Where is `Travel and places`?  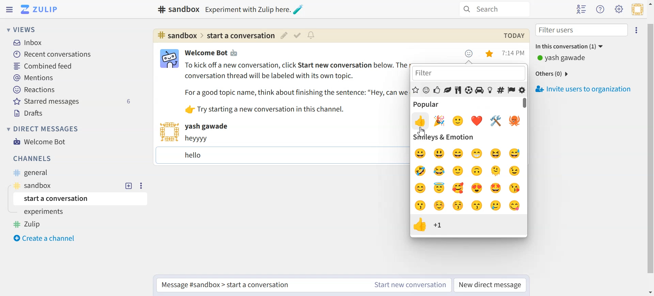 Travel and places is located at coordinates (480, 90).